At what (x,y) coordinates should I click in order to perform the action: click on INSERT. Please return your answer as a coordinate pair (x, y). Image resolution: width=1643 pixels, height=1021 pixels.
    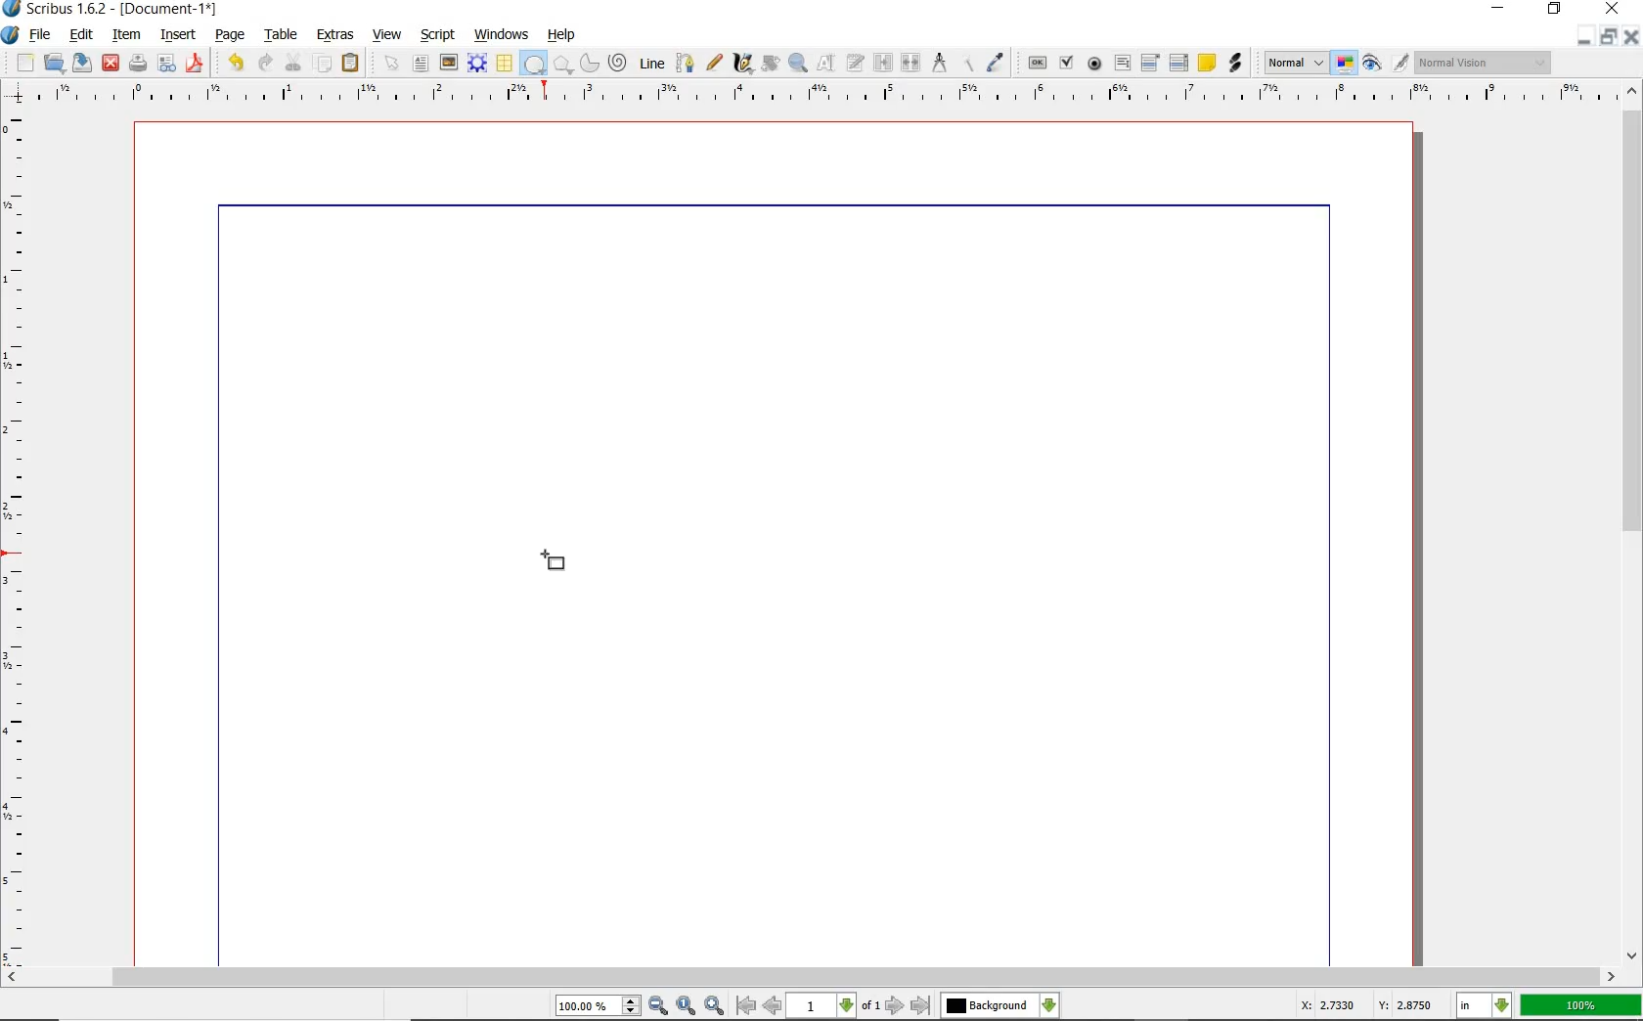
    Looking at the image, I should click on (178, 35).